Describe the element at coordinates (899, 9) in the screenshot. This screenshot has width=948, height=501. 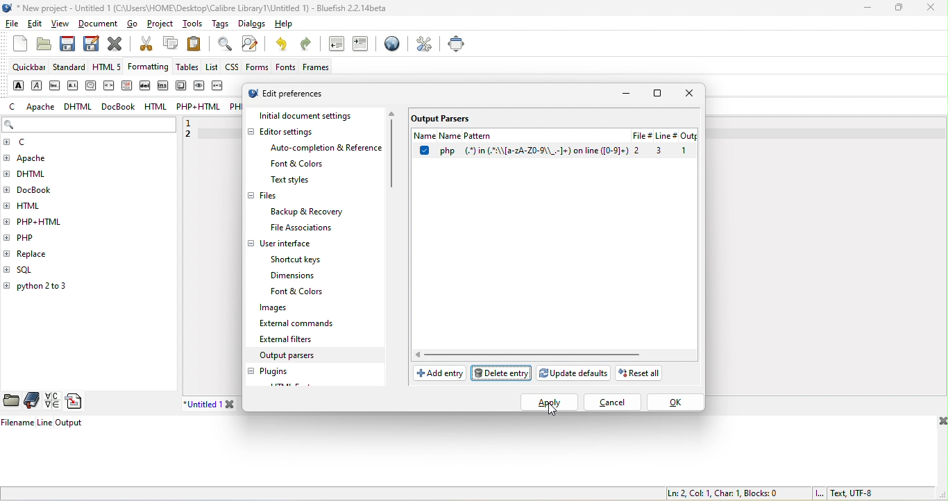
I see `maximize` at that location.